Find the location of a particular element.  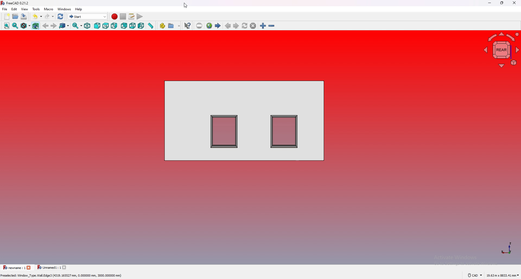

undo is located at coordinates (38, 16).